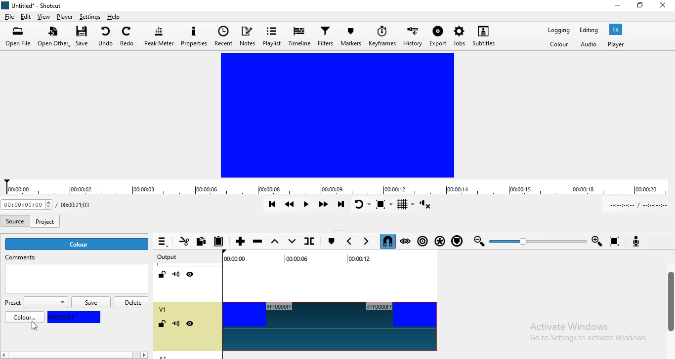 The image size is (675, 359). What do you see at coordinates (670, 303) in the screenshot?
I see `scroll bar` at bounding box center [670, 303].